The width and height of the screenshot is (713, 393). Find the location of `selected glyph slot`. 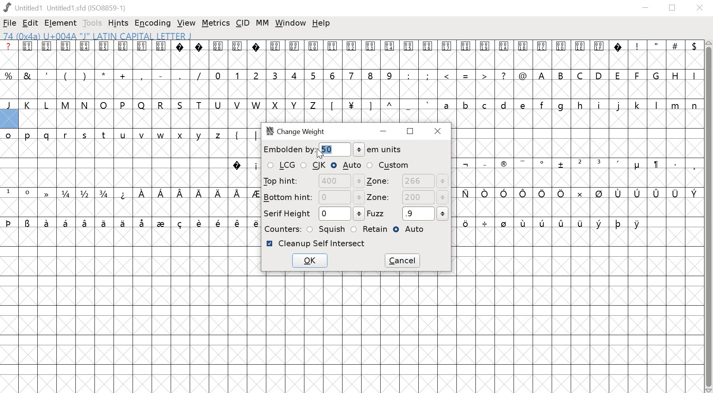

selected glyph slot is located at coordinates (9, 119).